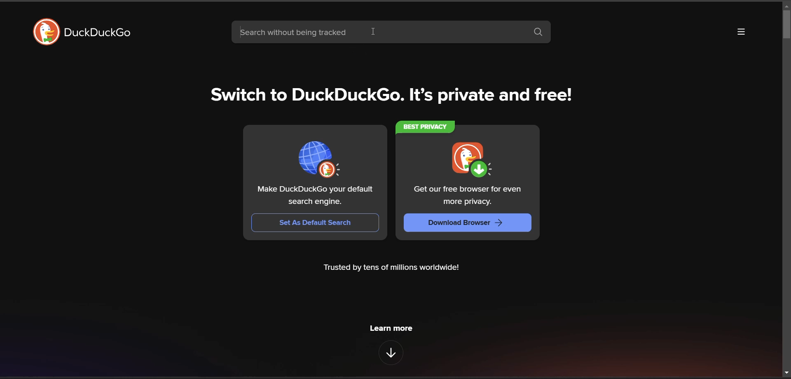  Describe the element at coordinates (319, 160) in the screenshot. I see `Image` at that location.